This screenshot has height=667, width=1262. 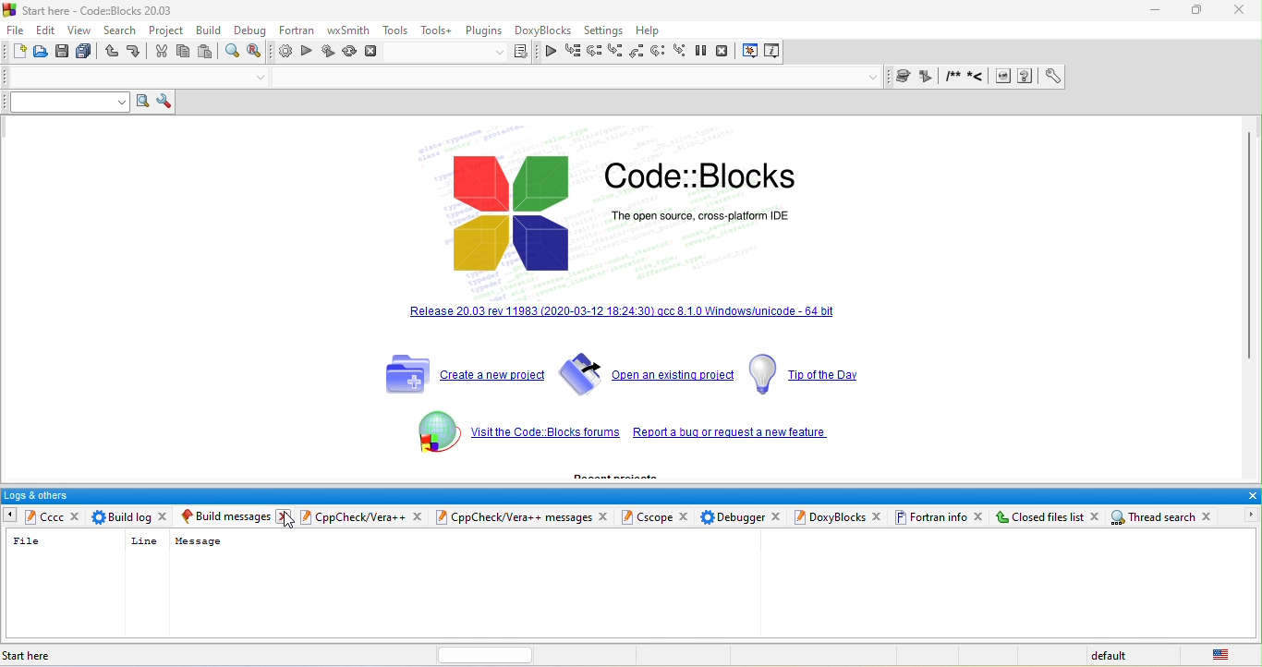 What do you see at coordinates (740, 224) in the screenshot?
I see `the open source, cross-section platform IDE` at bounding box center [740, 224].